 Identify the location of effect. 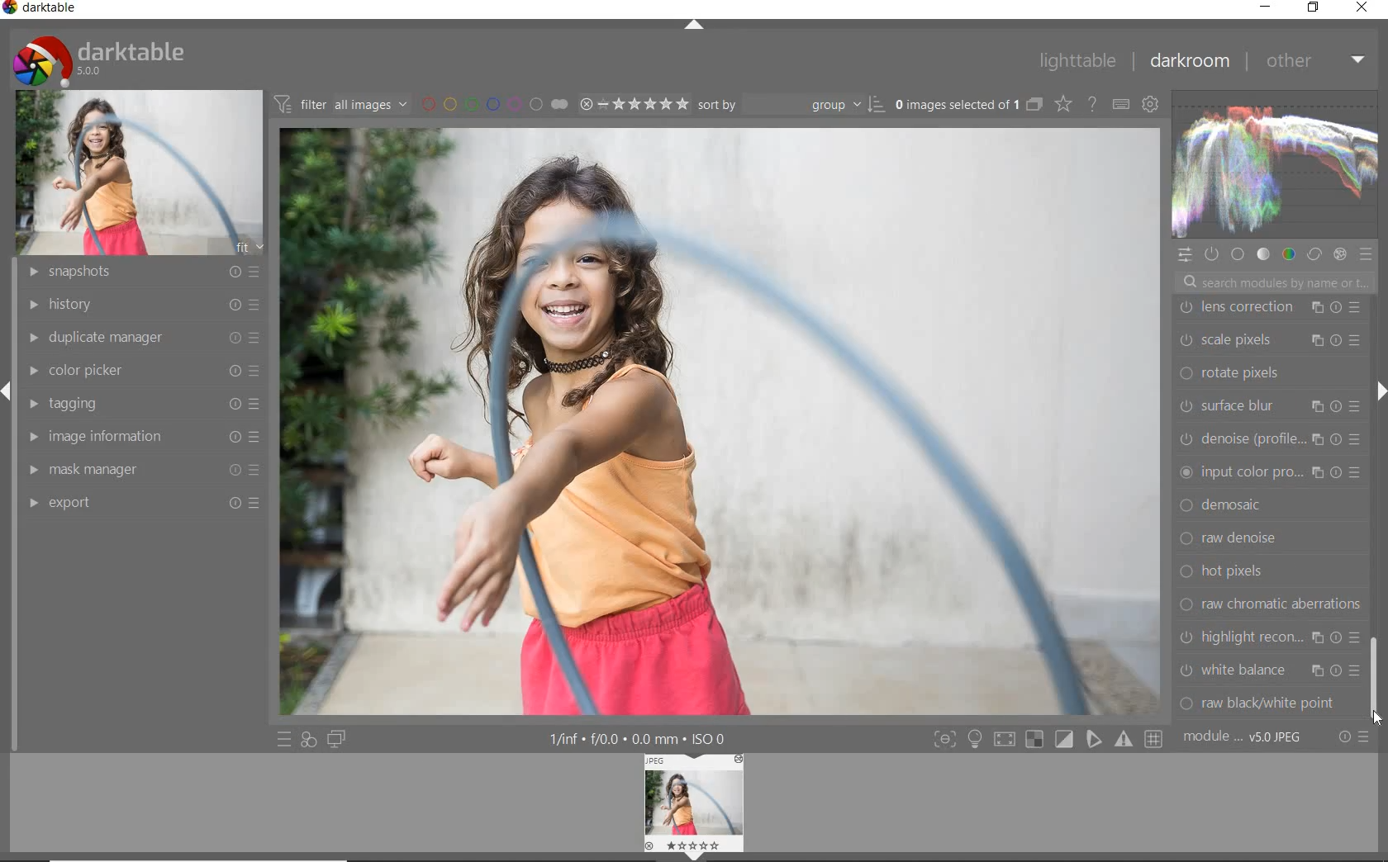
(1339, 253).